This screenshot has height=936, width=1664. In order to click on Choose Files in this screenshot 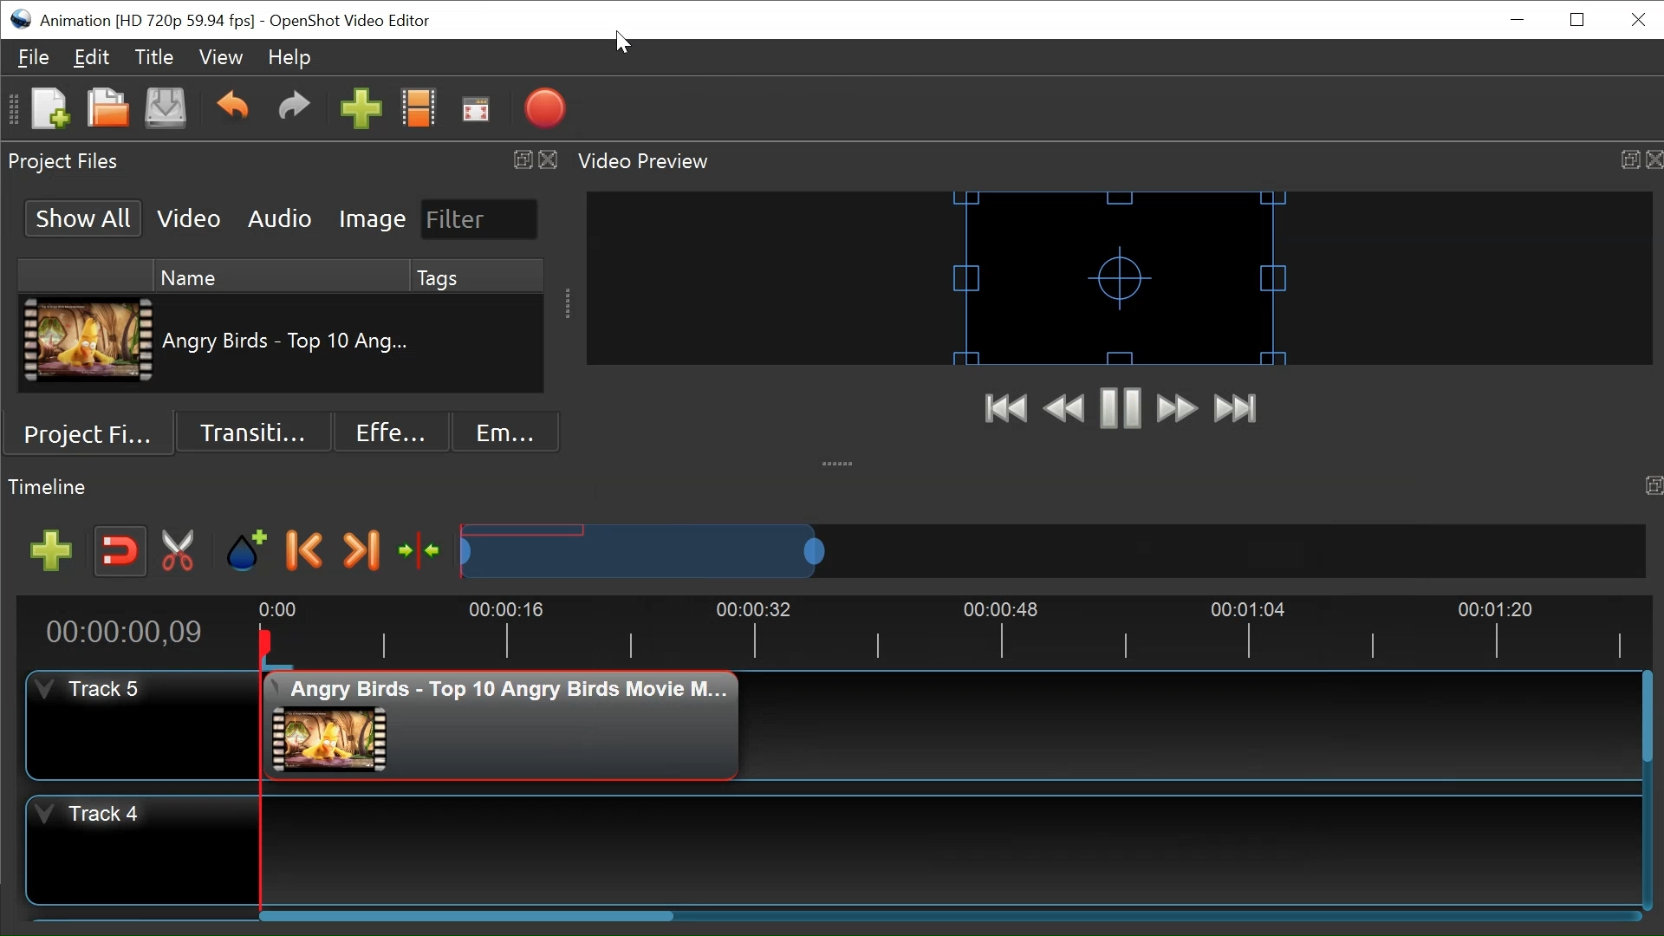, I will do `click(419, 107)`.